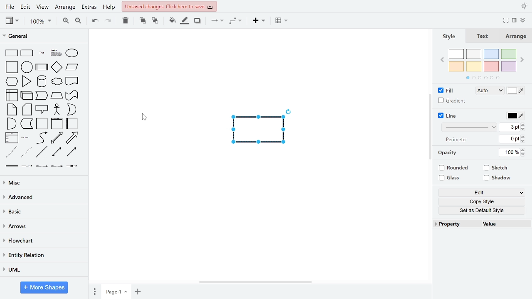 The height and width of the screenshot is (299, 532). I want to click on increase opacity, so click(523, 150).